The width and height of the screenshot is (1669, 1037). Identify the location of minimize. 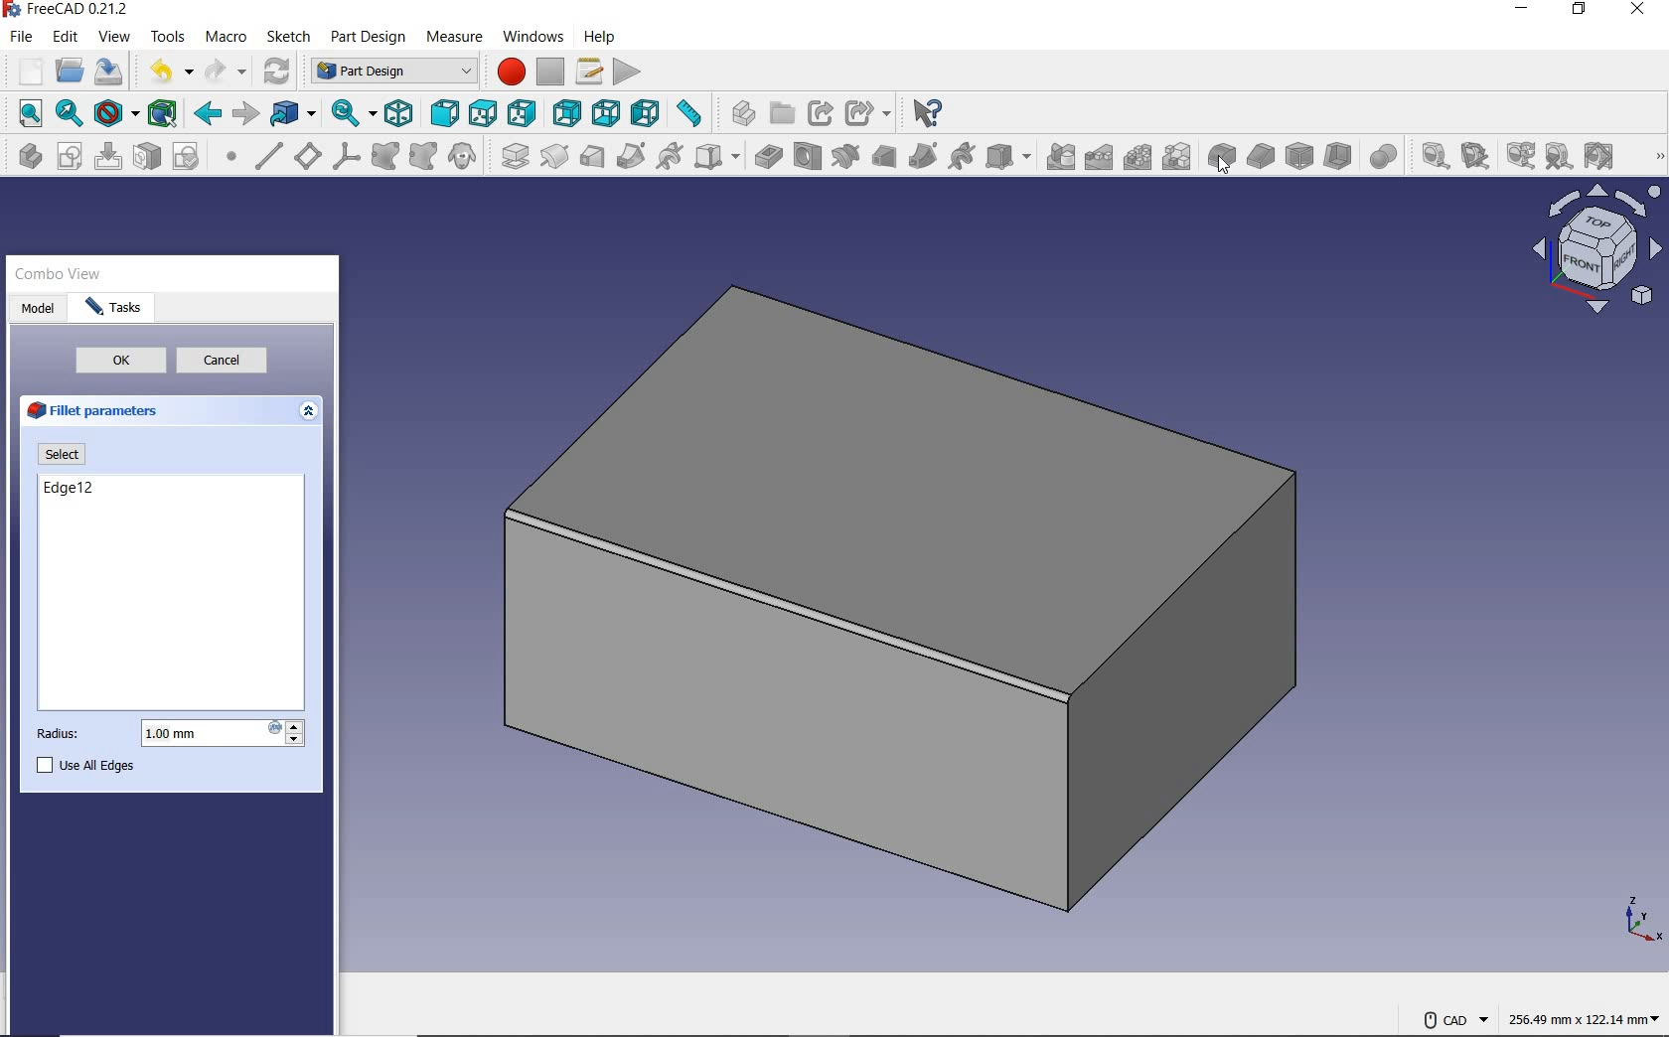
(1521, 9).